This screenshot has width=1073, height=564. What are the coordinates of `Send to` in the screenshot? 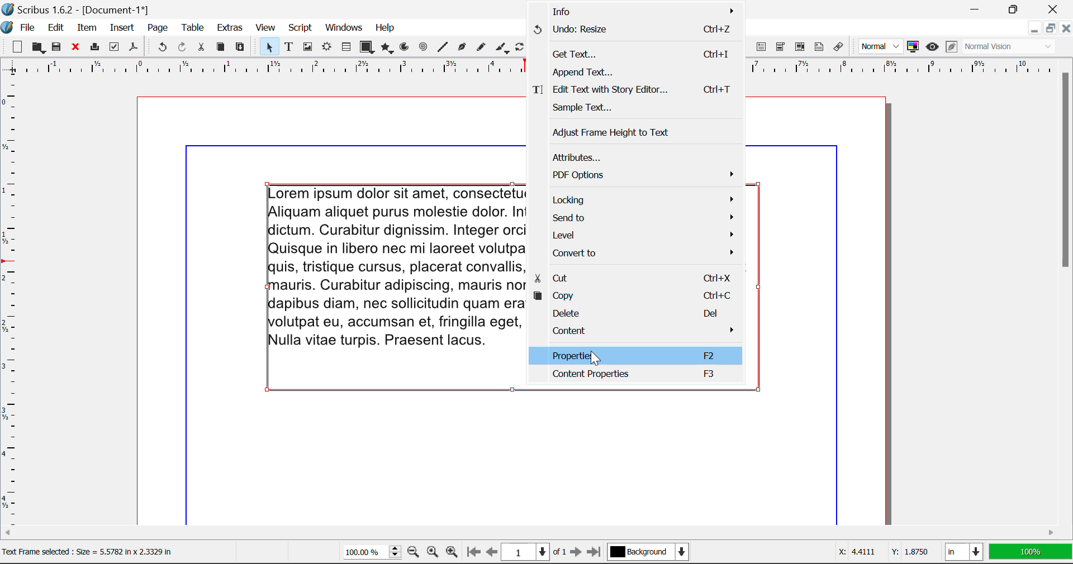 It's located at (638, 218).